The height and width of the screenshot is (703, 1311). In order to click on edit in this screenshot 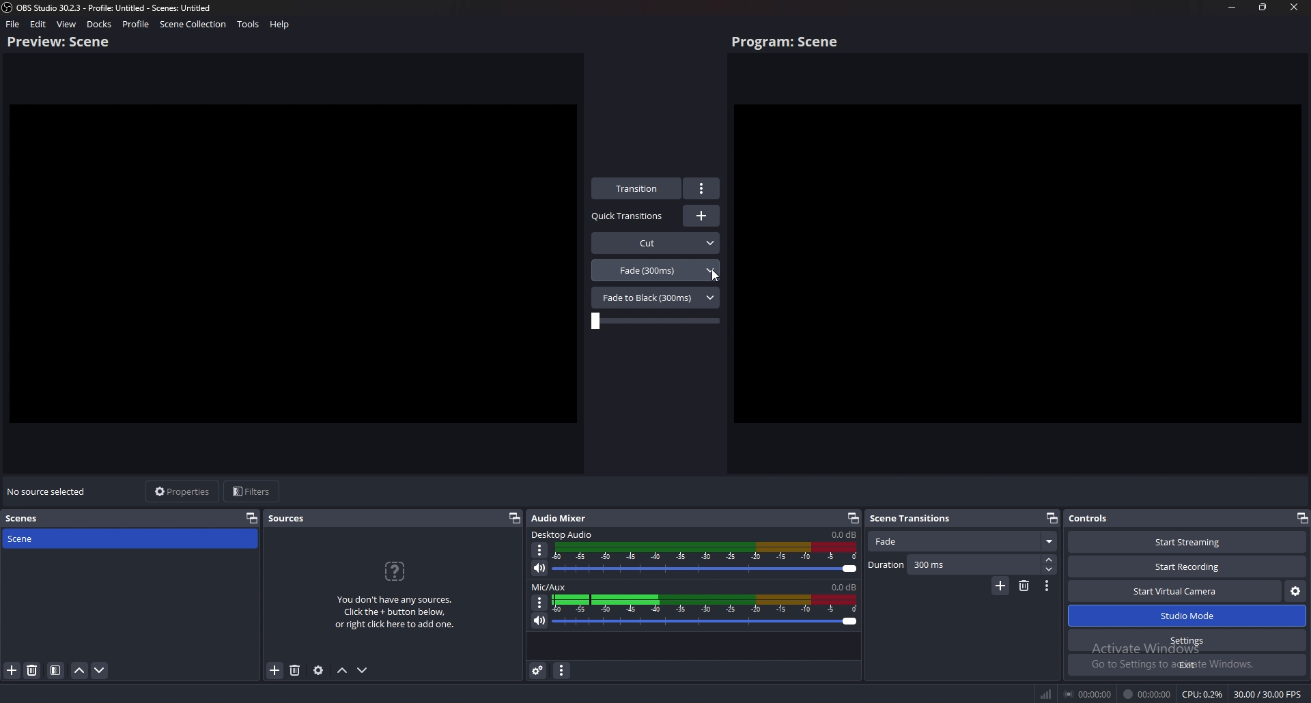, I will do `click(39, 24)`.